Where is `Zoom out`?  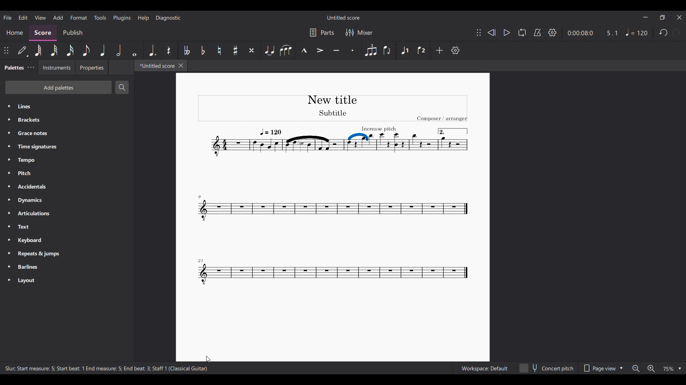
Zoom out is located at coordinates (636, 368).